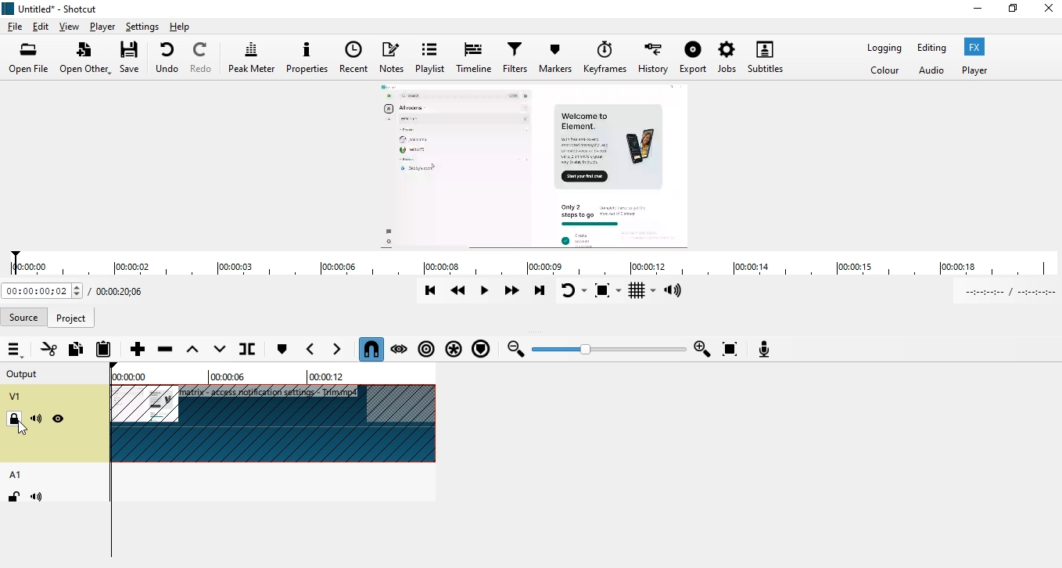  What do you see at coordinates (934, 49) in the screenshot?
I see `editing` at bounding box center [934, 49].